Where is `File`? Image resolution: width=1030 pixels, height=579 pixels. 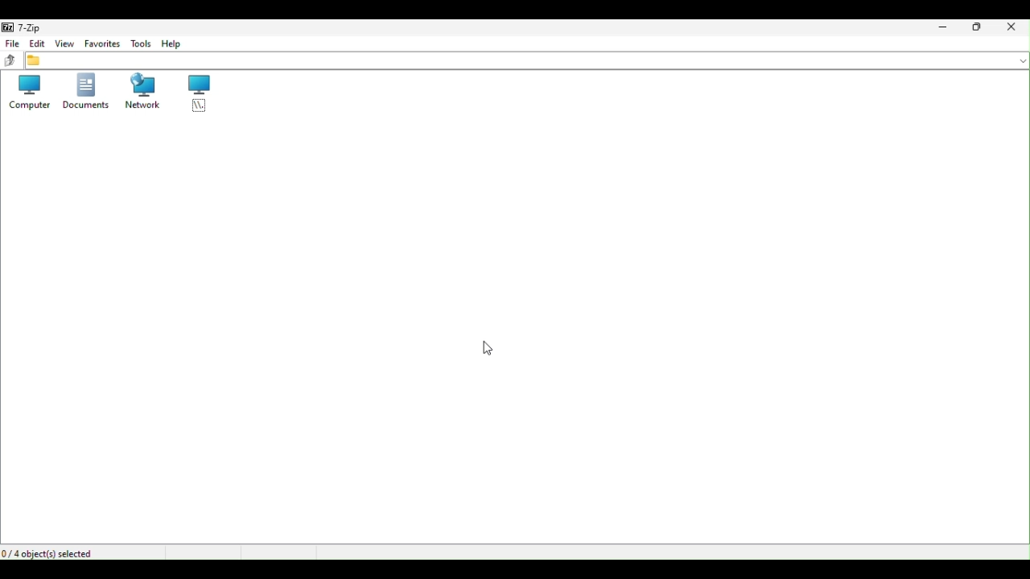 File is located at coordinates (13, 46).